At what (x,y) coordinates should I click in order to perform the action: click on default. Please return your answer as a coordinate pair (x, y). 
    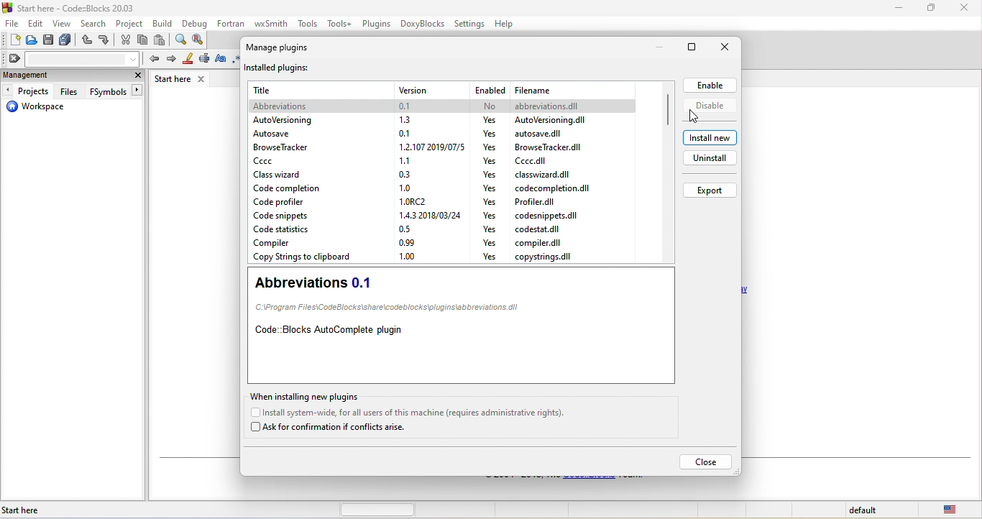
    Looking at the image, I should click on (865, 511).